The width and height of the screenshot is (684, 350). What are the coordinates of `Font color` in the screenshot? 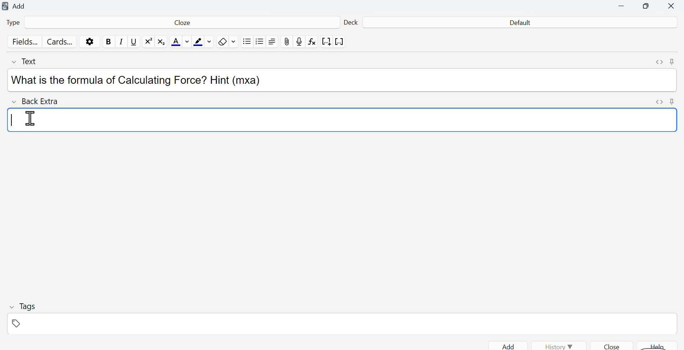 It's located at (179, 42).